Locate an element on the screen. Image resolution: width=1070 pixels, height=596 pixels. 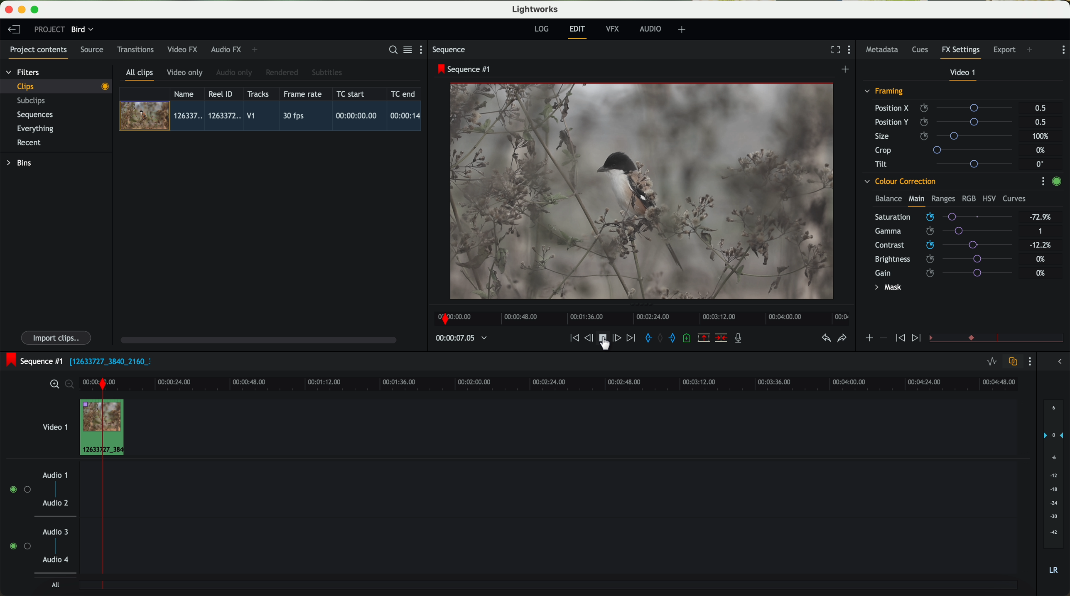
everything is located at coordinates (36, 129).